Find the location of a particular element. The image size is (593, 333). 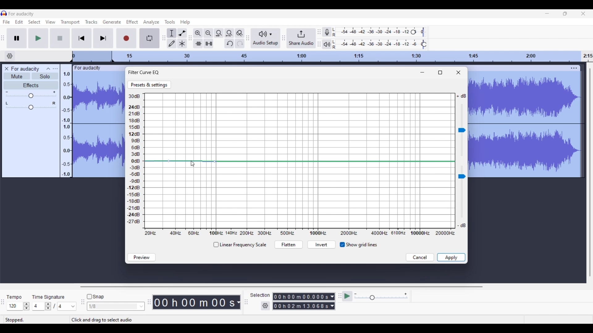

Increase/Decrease time signature is located at coordinates (48, 306).